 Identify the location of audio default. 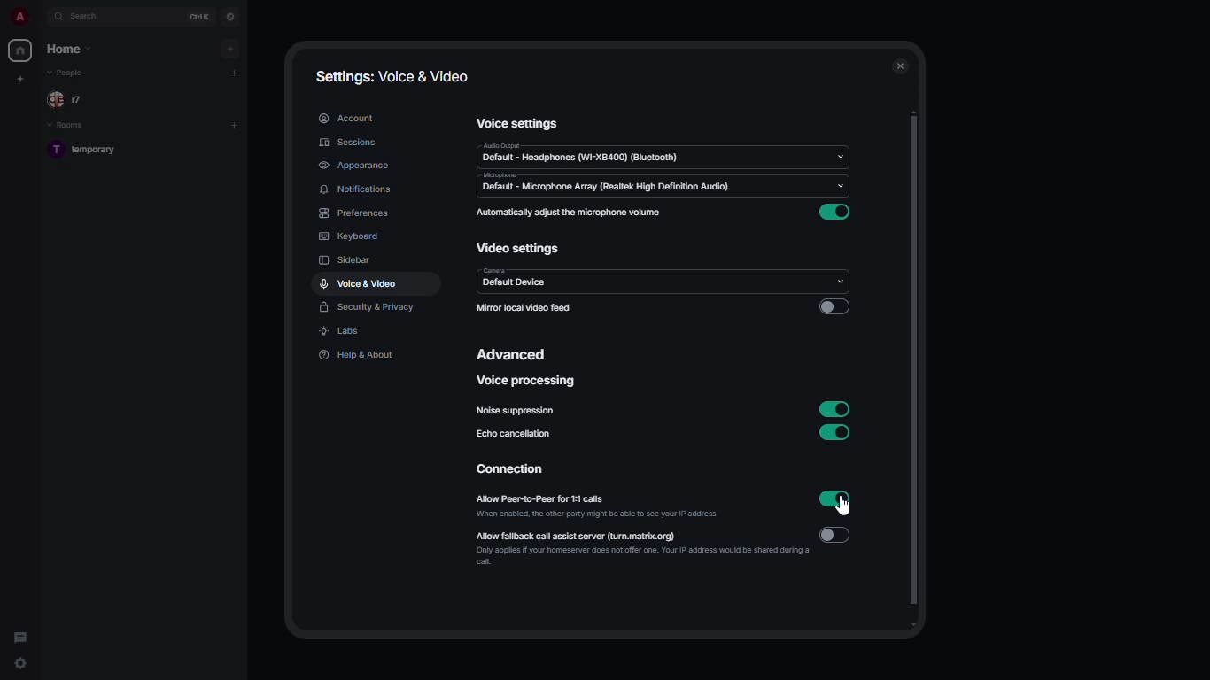
(582, 154).